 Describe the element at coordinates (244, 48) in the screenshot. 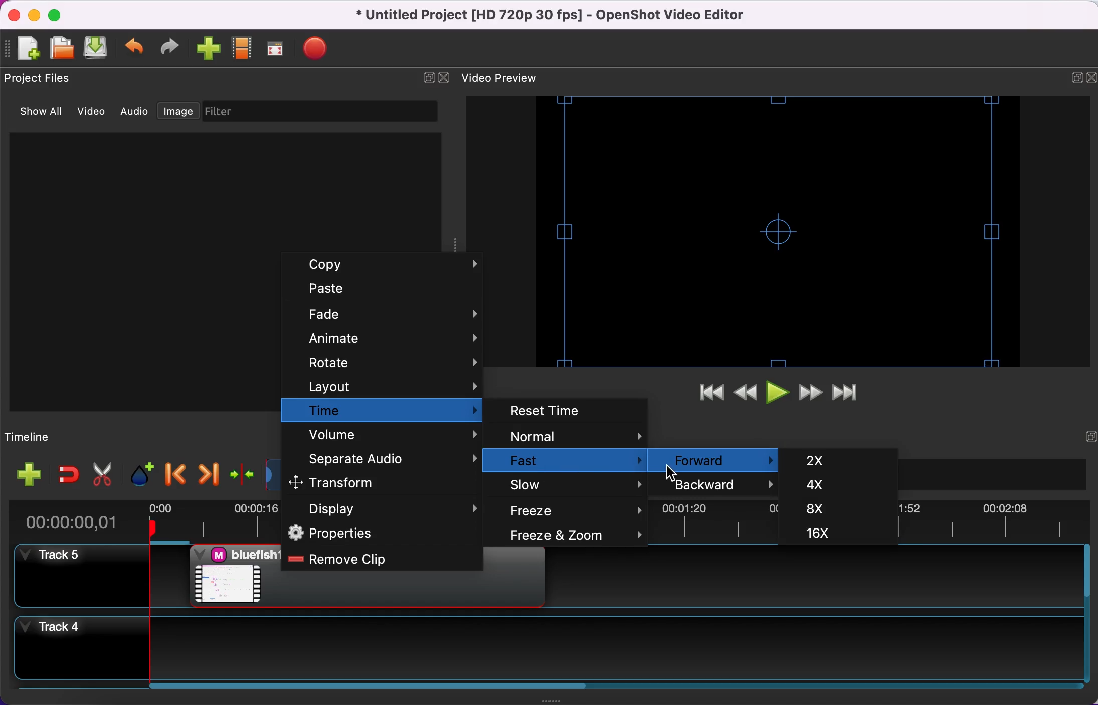

I see `choose profile` at that location.